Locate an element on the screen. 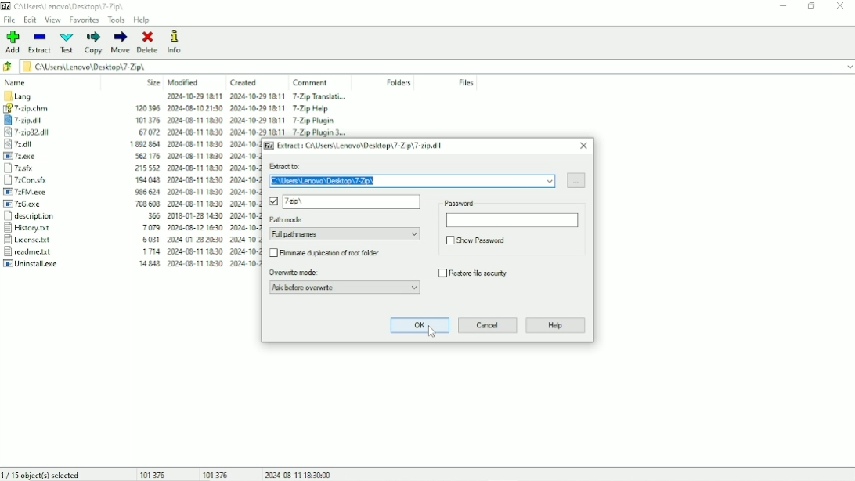 The image size is (855, 481). 101376 2004-08-11 1230 2008-90-29 1811 7-Zip Plugin is located at coordinates (251, 119).